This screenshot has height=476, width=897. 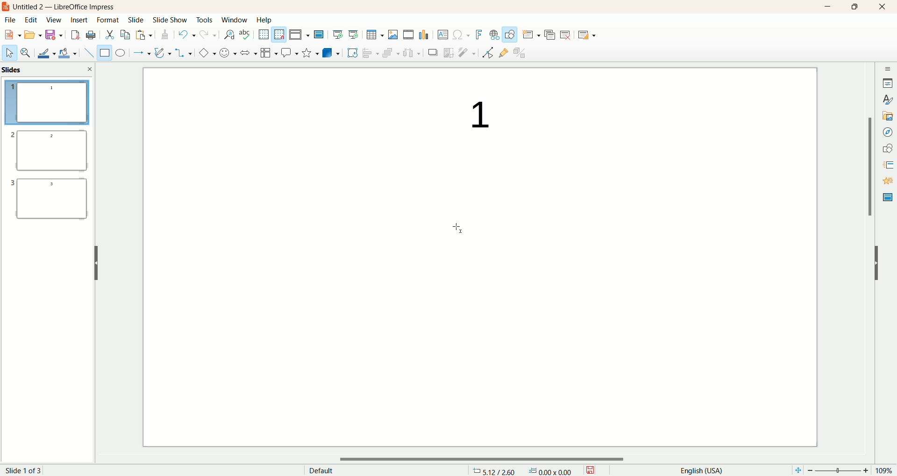 I want to click on slide 2, so click(x=47, y=153).